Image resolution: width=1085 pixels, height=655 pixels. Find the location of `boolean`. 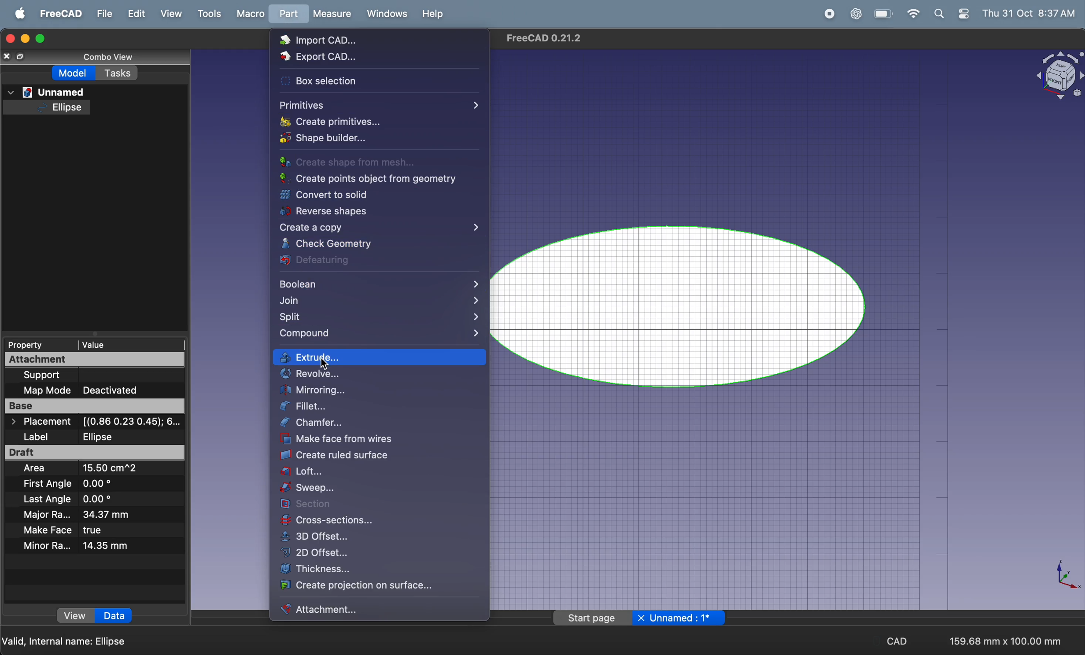

boolean is located at coordinates (380, 285).